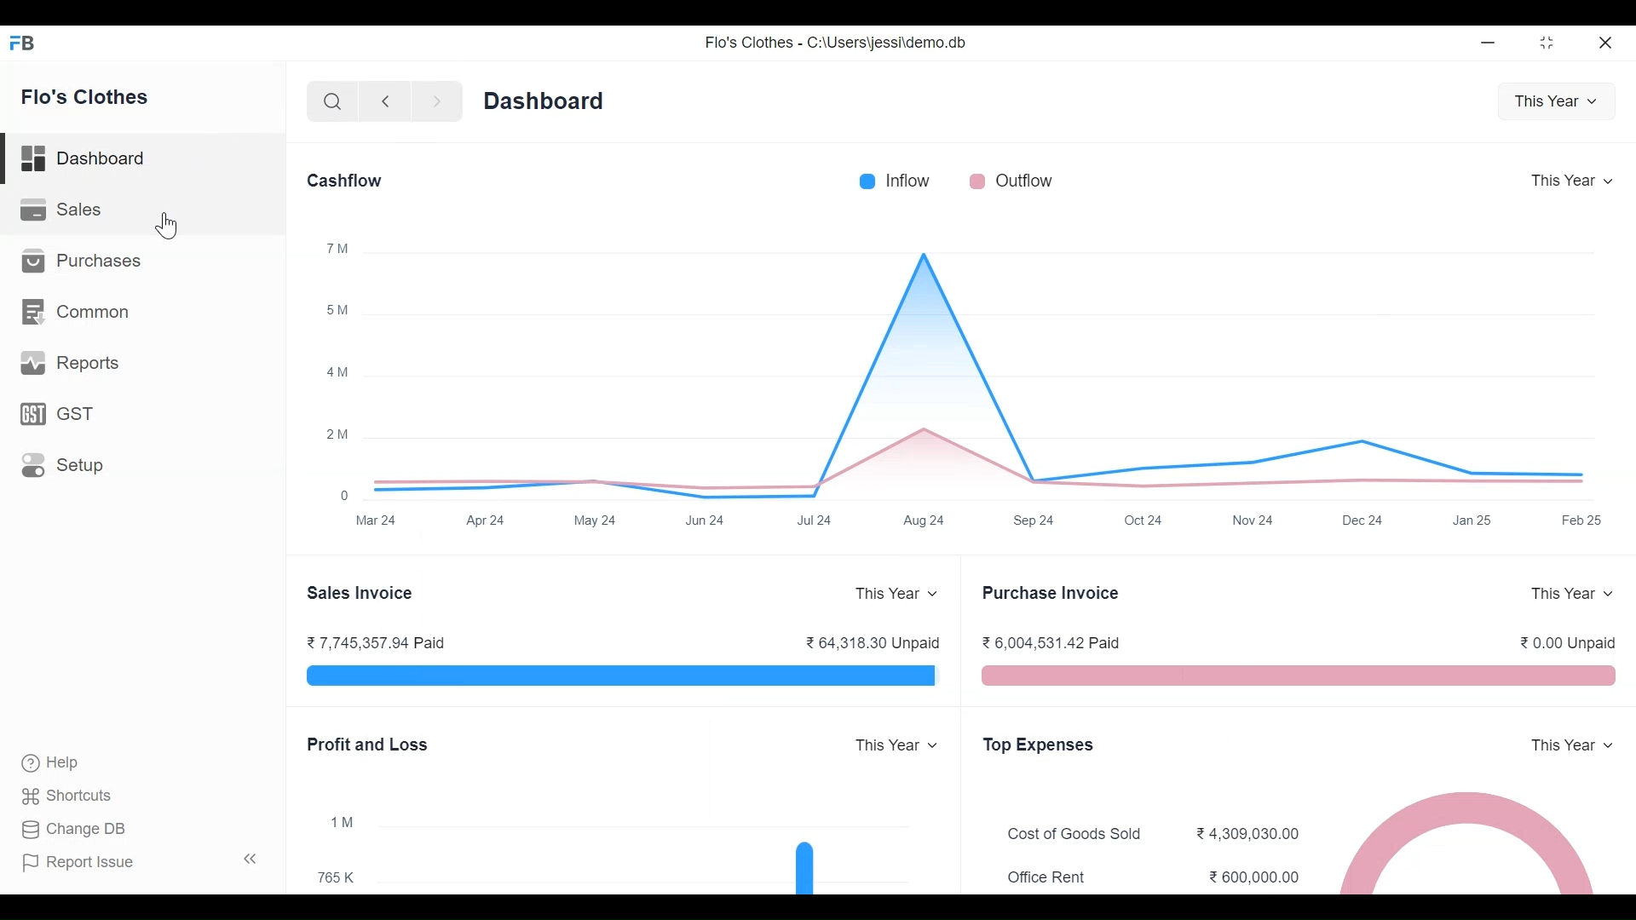 The width and height of the screenshot is (1636, 920). Describe the element at coordinates (339, 248) in the screenshot. I see `™` at that location.